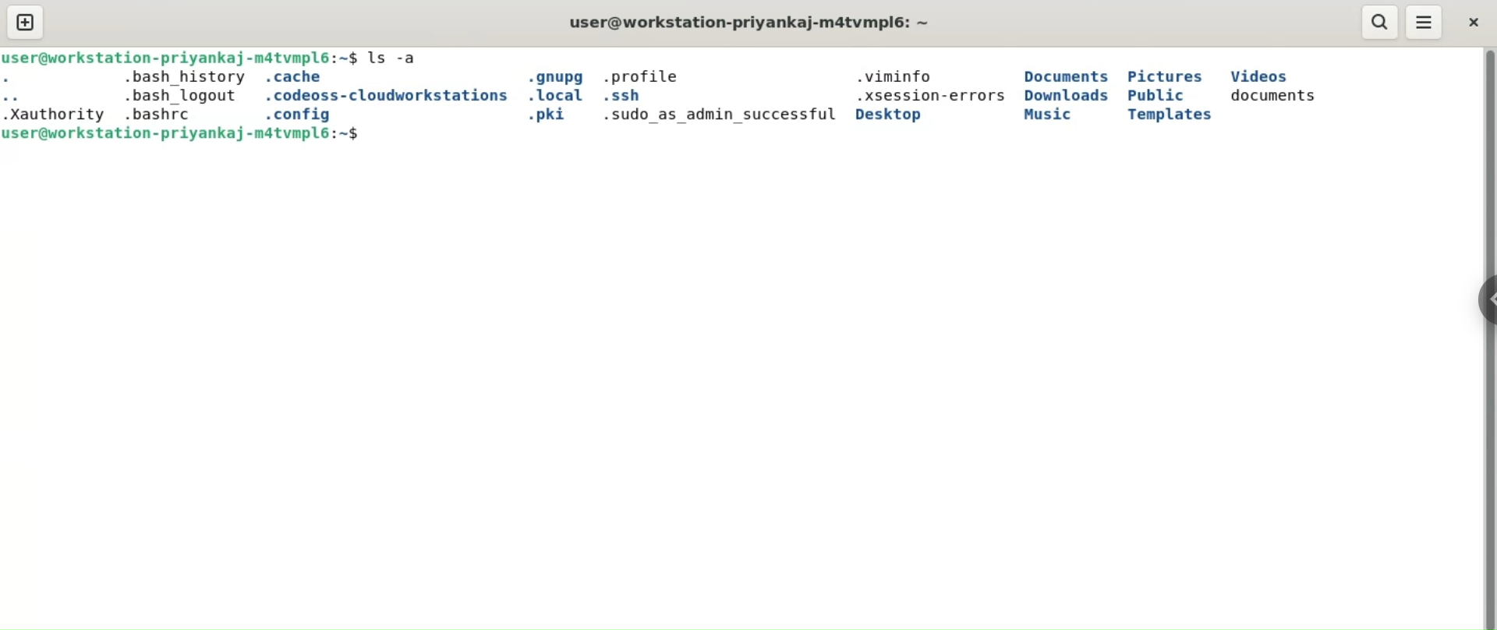  I want to click on .bash_logout, so click(189, 96).